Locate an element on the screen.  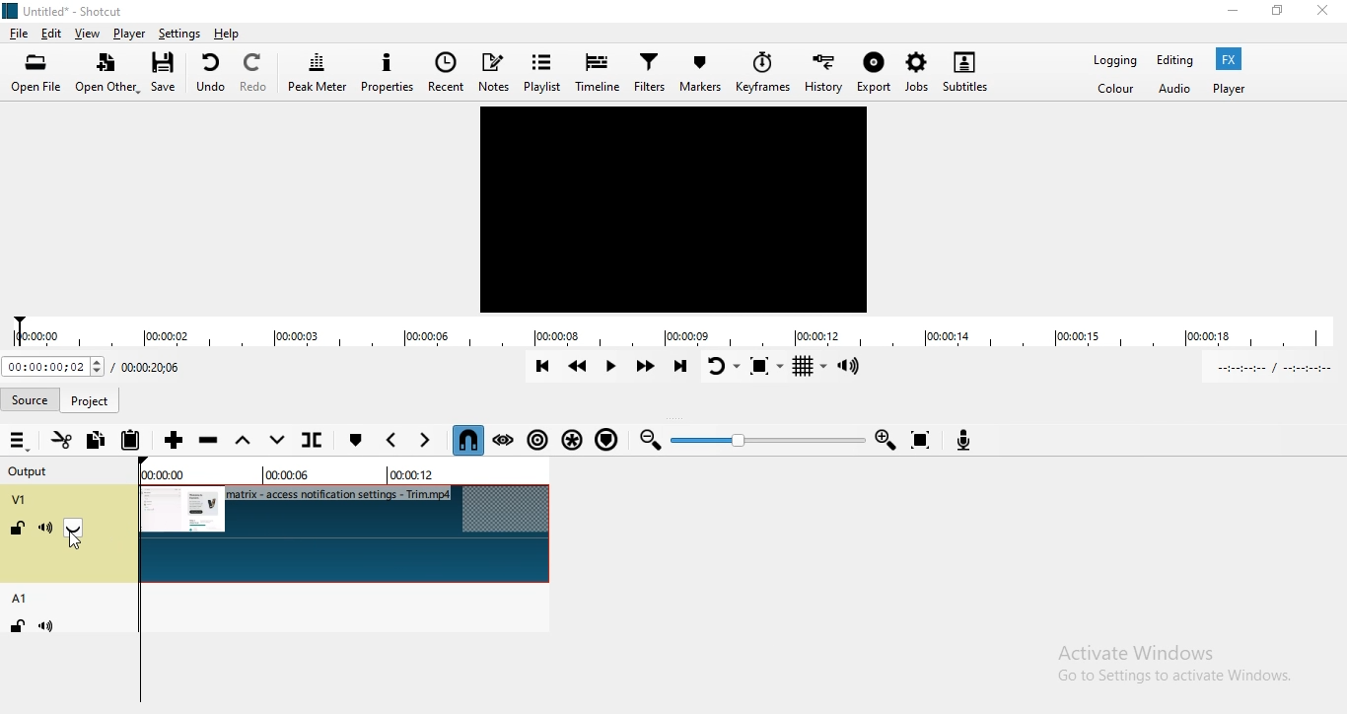
Settings is located at coordinates (179, 34).